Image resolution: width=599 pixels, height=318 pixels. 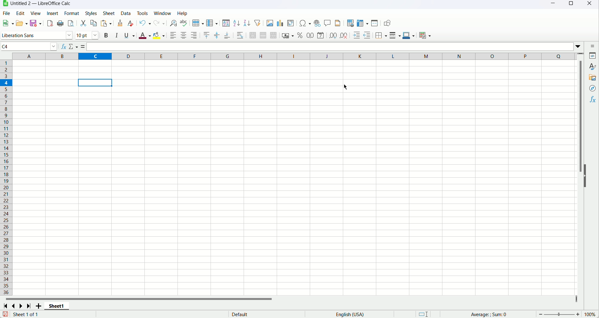 I want to click on Increase indent, so click(x=356, y=36).